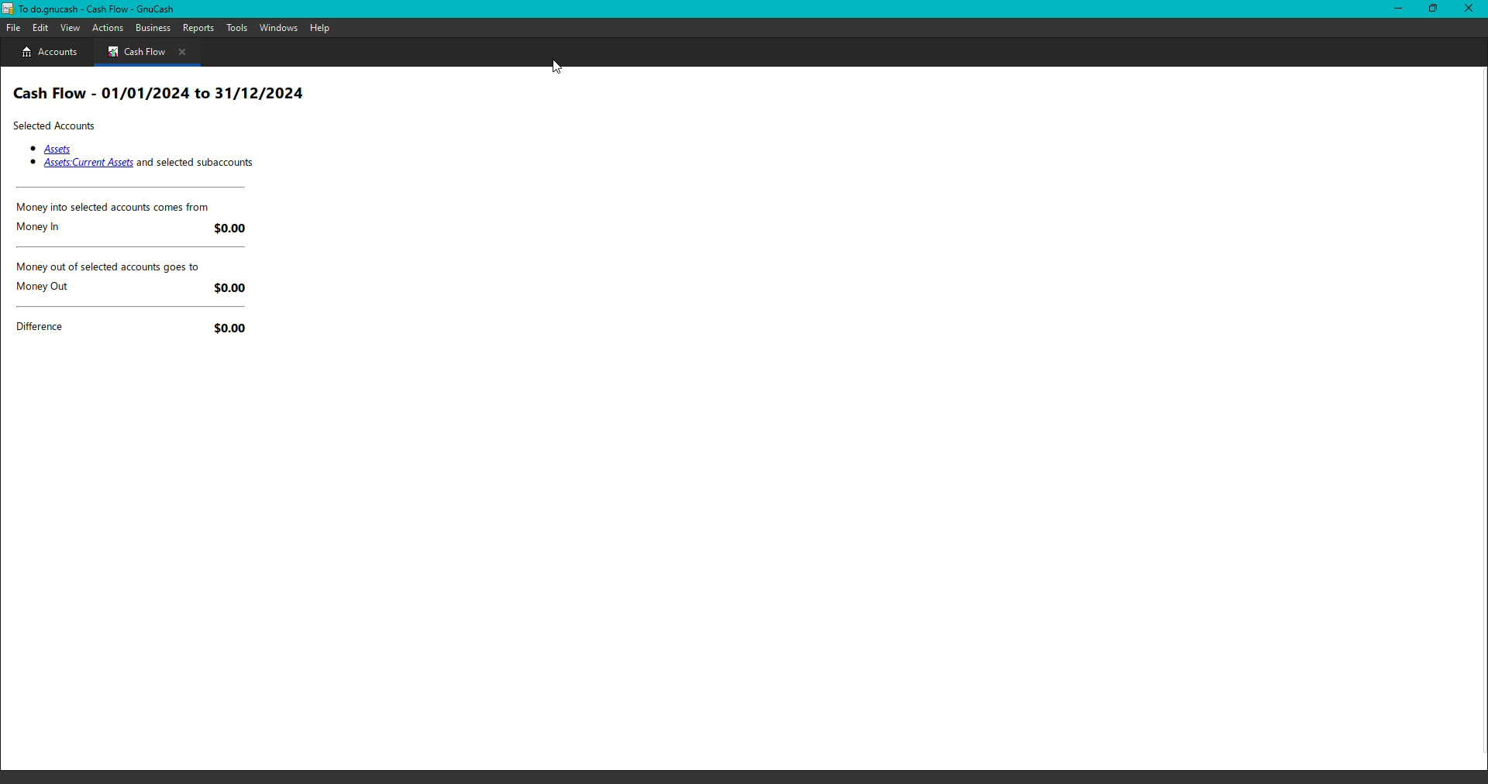 This screenshot has height=784, width=1488. I want to click on Money In, so click(43, 228).